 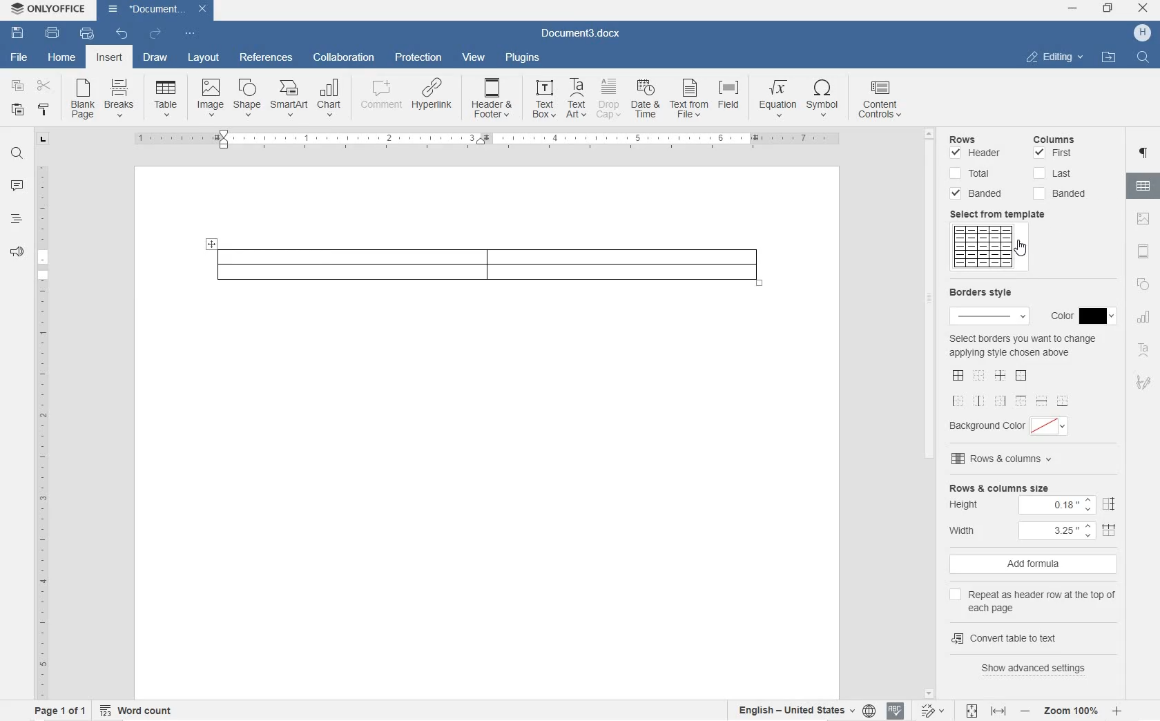 What do you see at coordinates (577, 98) in the screenshot?
I see `TextArt` at bounding box center [577, 98].